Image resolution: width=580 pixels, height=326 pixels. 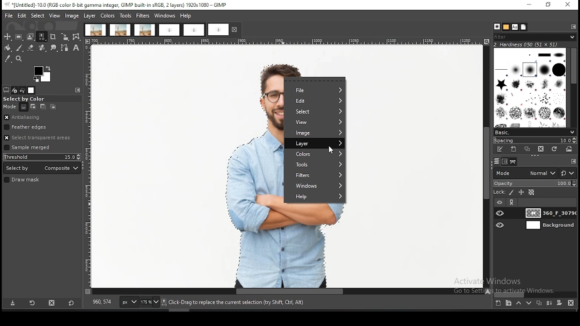 I want to click on sample merged, so click(x=27, y=148).